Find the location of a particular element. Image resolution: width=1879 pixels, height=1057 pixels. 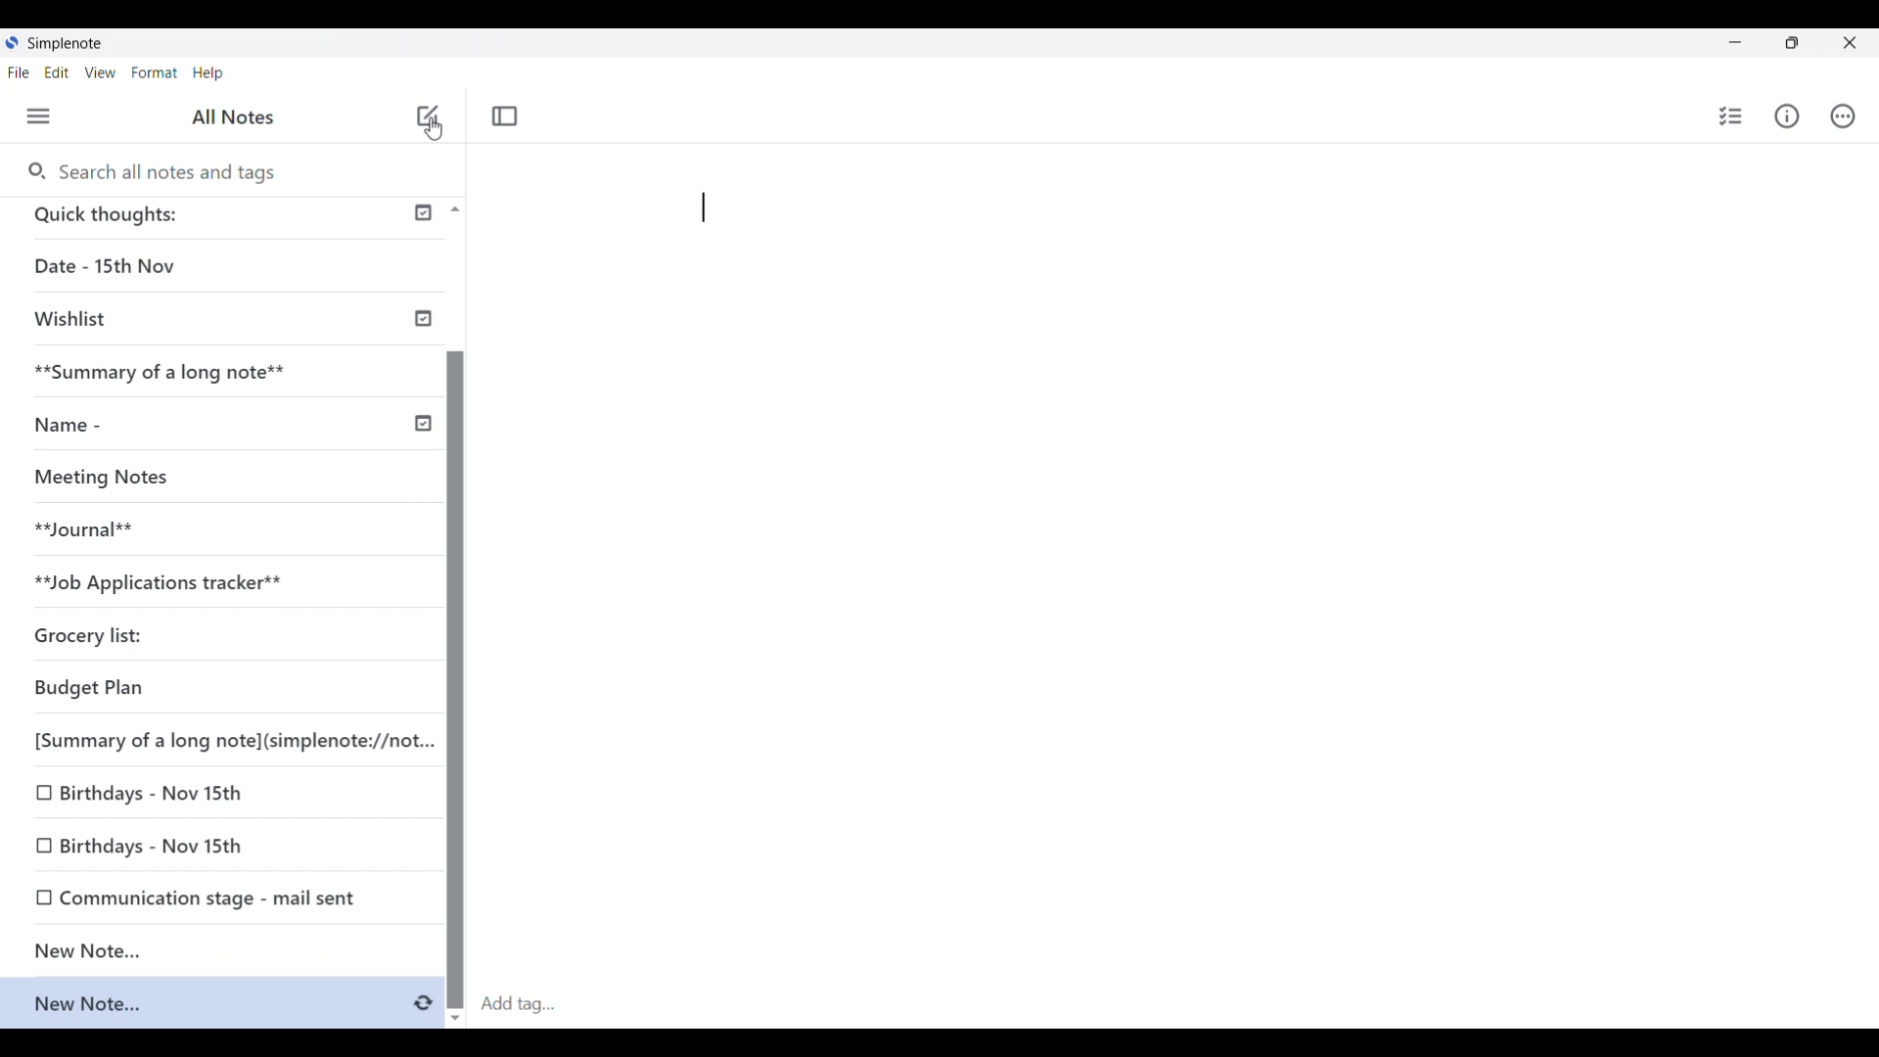

Wishlist is located at coordinates (166, 321).